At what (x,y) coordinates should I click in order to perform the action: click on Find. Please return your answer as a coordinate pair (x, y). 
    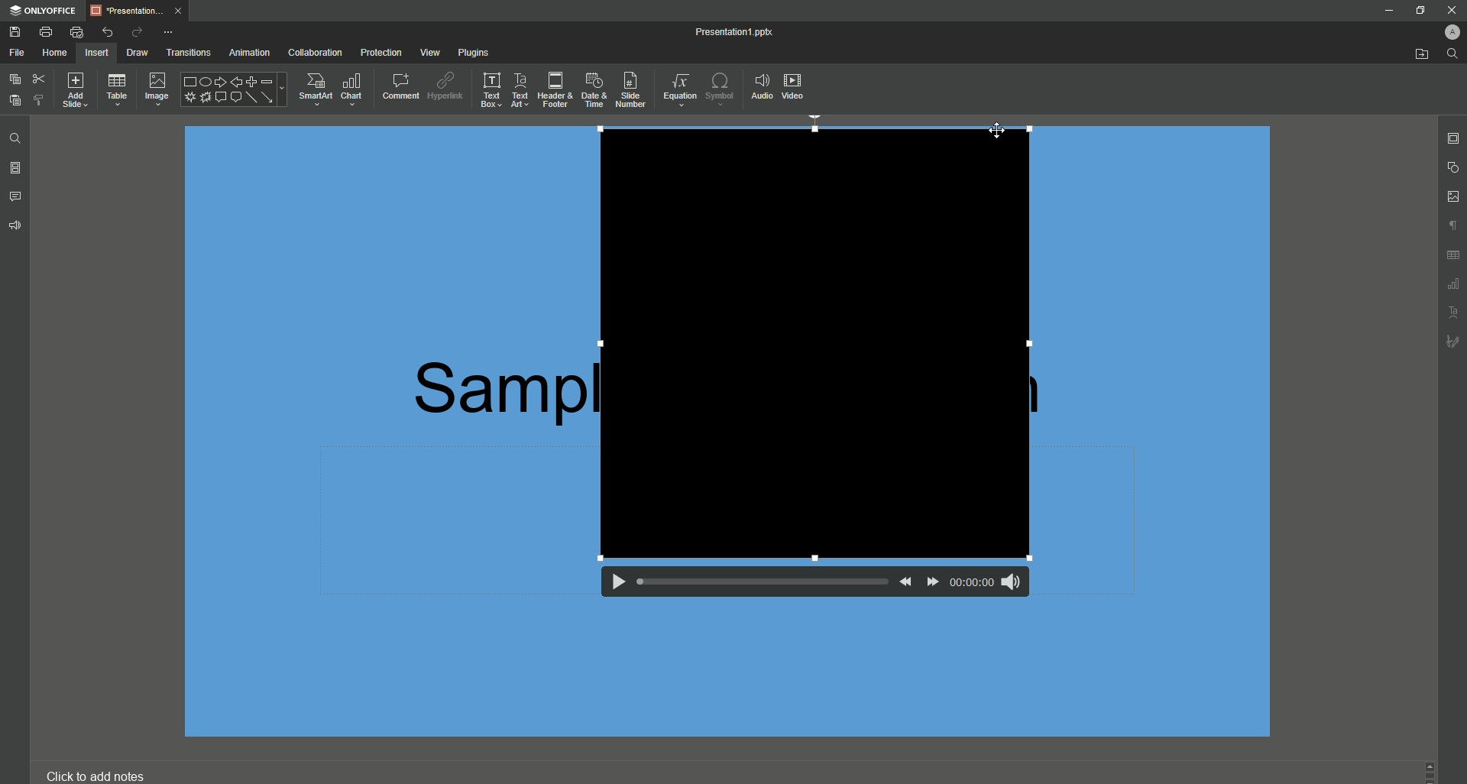
    Looking at the image, I should click on (1450, 53).